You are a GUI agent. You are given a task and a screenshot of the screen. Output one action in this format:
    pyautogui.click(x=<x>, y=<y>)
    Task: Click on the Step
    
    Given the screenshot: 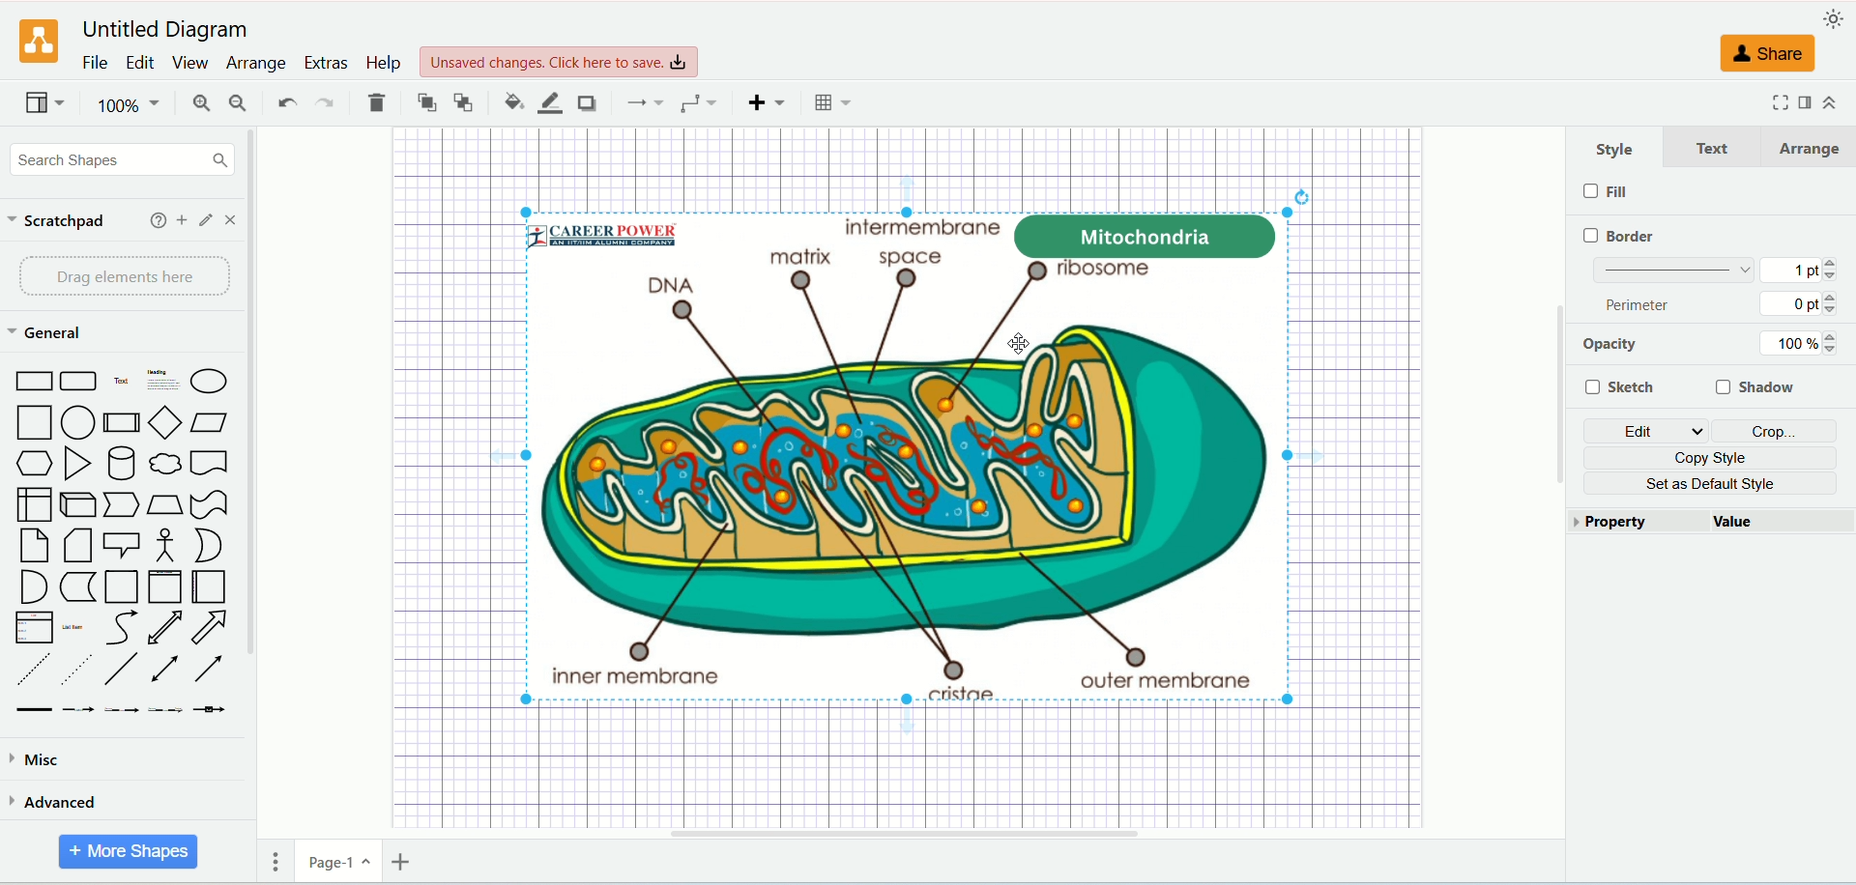 What is the action you would take?
    pyautogui.click(x=122, y=505)
    